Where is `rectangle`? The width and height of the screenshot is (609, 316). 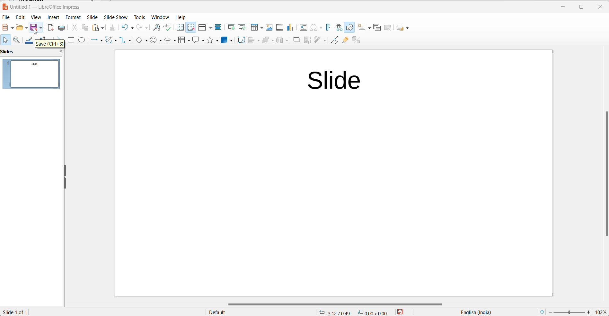
rectangle is located at coordinates (71, 39).